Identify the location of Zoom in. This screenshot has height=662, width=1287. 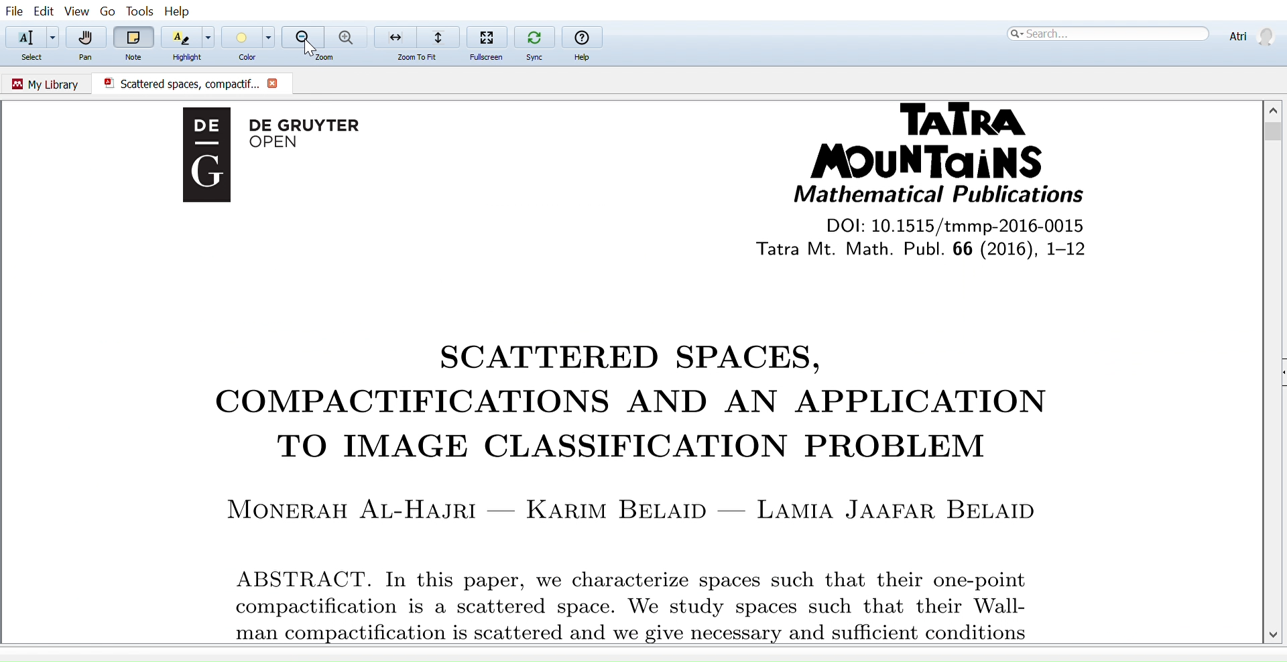
(347, 37).